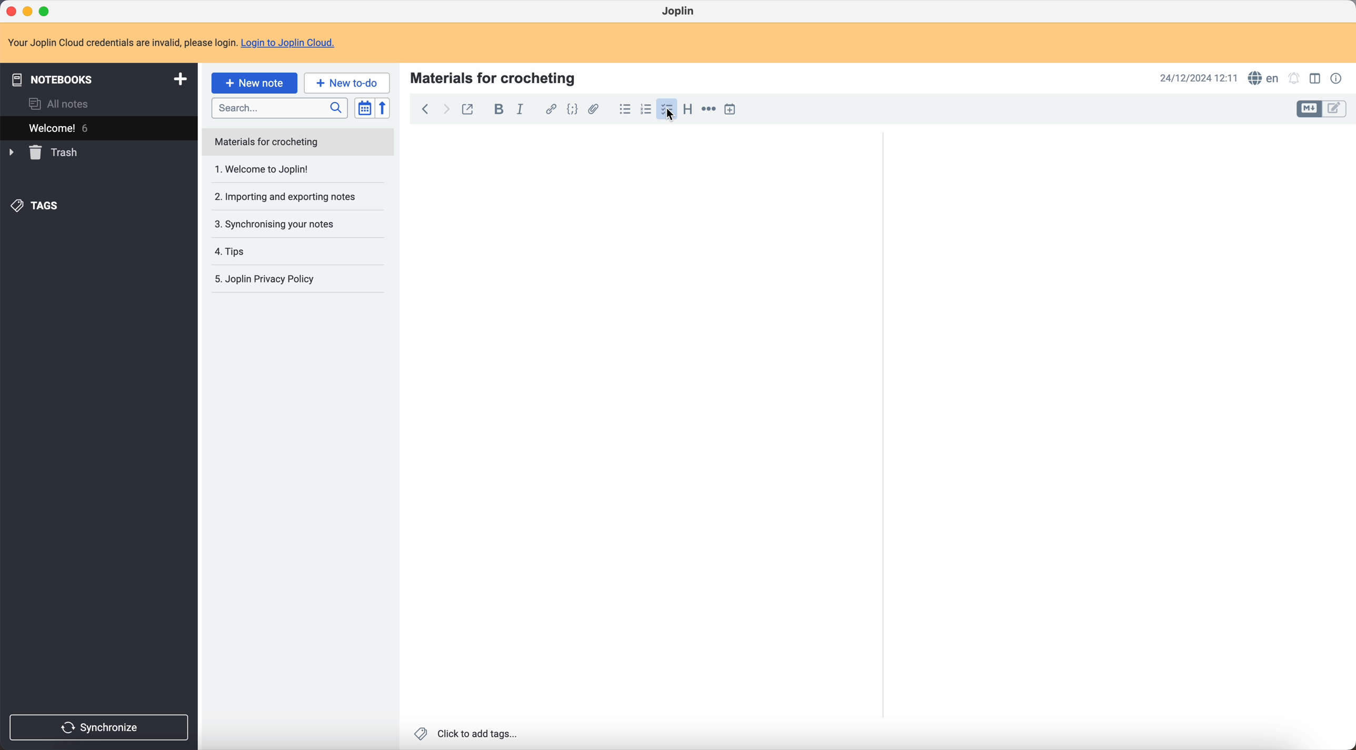 Image resolution: width=1356 pixels, height=750 pixels. Describe the element at coordinates (624, 109) in the screenshot. I see `bulleted list` at that location.